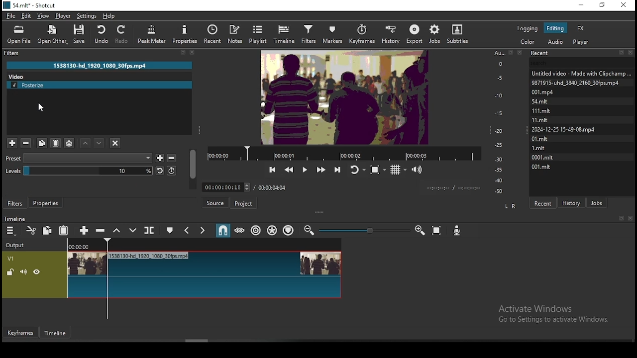 The height and width of the screenshot is (358, 637). What do you see at coordinates (26, 143) in the screenshot?
I see `remove selected filters` at bounding box center [26, 143].